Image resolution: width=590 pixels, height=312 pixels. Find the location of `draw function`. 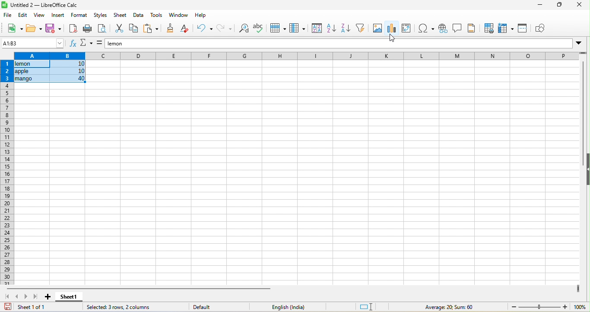

draw function is located at coordinates (542, 29).